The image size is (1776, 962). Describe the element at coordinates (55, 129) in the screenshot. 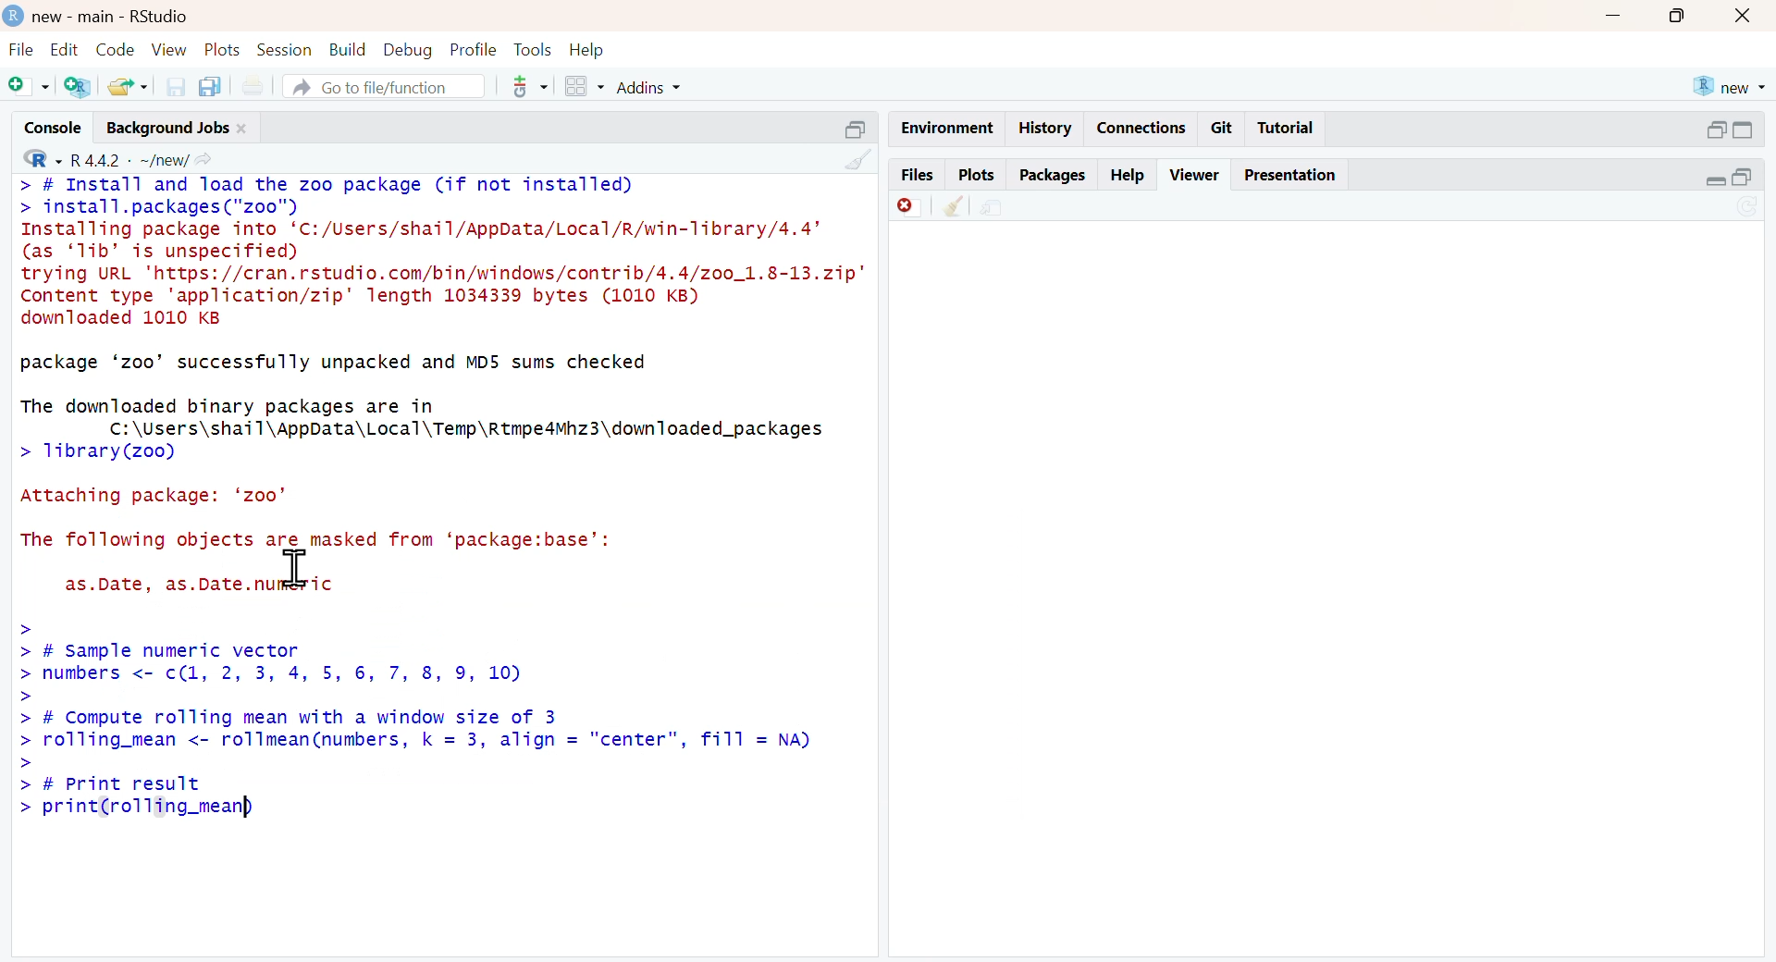

I see `console` at that location.